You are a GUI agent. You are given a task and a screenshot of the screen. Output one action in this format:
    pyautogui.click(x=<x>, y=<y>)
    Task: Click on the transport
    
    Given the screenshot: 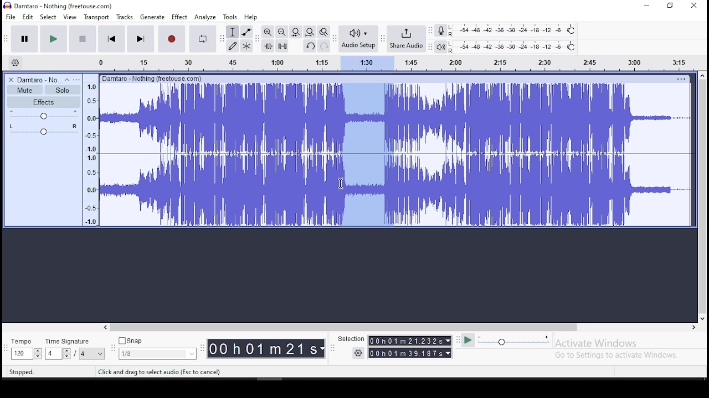 What is the action you would take?
    pyautogui.click(x=96, y=17)
    